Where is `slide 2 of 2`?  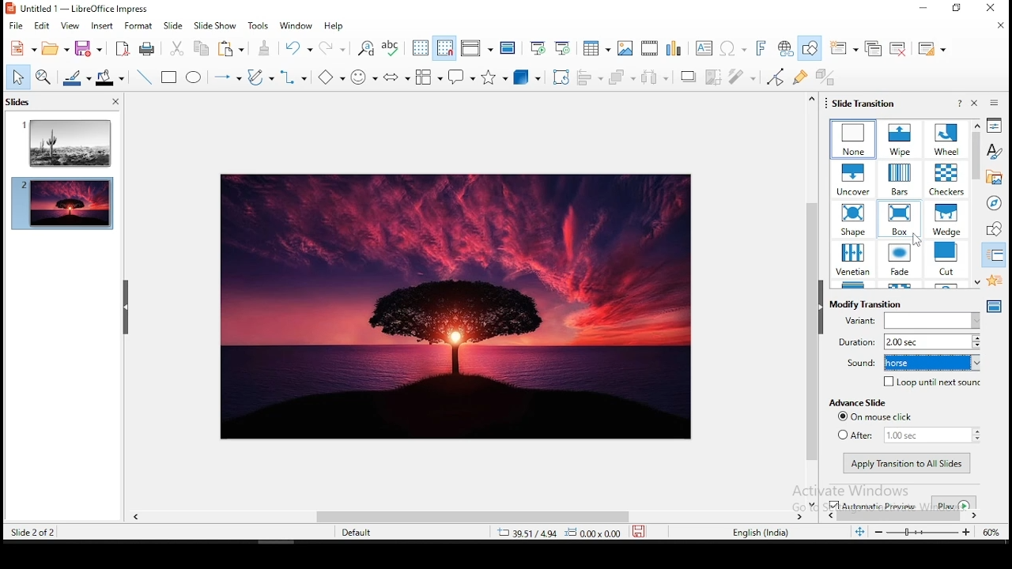
slide 2 of 2 is located at coordinates (32, 534).